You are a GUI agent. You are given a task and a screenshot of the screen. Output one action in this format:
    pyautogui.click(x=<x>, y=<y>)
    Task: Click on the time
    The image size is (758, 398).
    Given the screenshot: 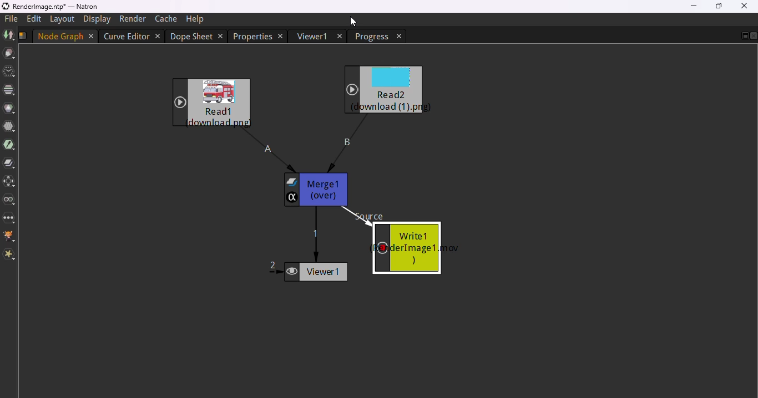 What is the action you would take?
    pyautogui.click(x=9, y=72)
    